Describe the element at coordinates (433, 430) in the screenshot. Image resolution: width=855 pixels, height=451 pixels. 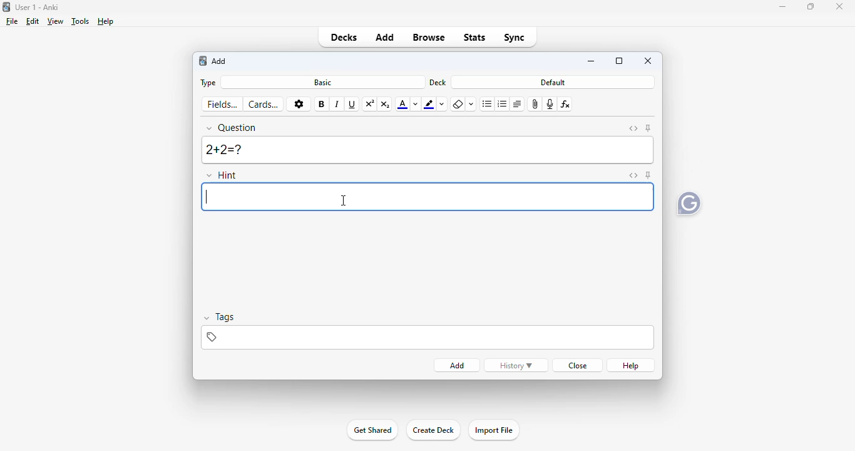
I see `create deck` at that location.